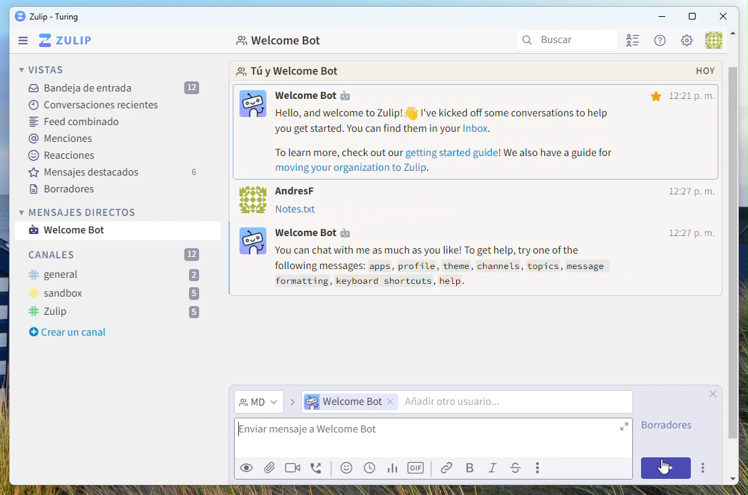 This screenshot has width=748, height=495. I want to click on Zulip, so click(114, 312).